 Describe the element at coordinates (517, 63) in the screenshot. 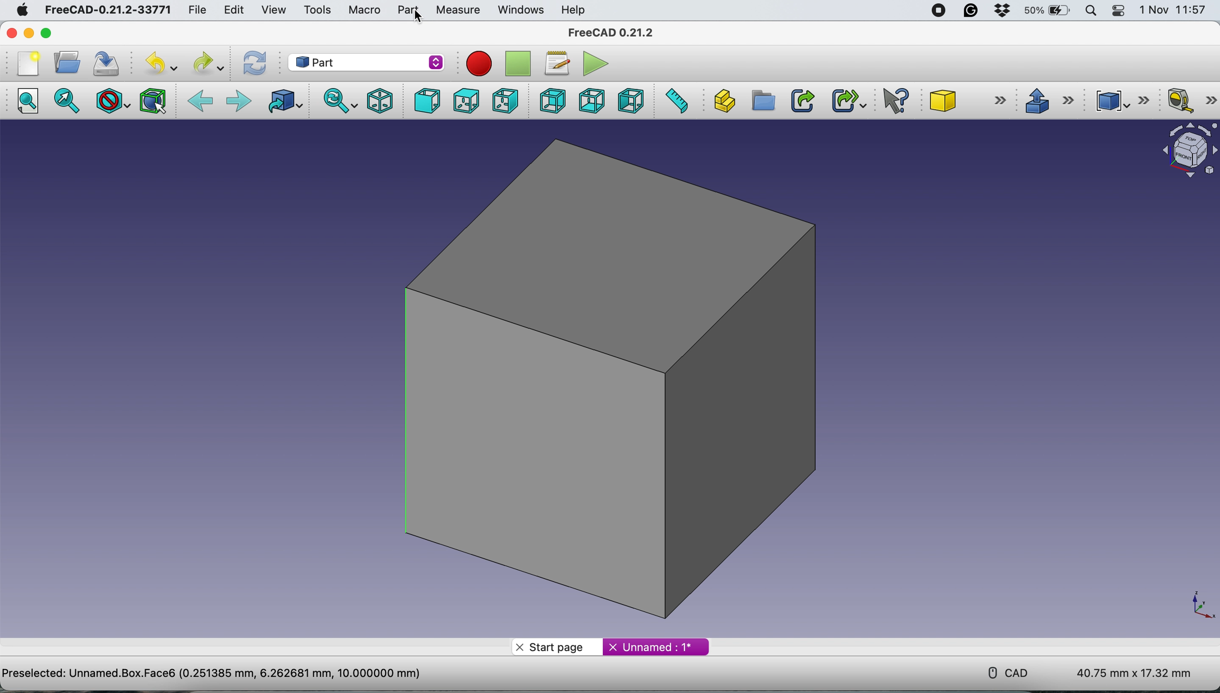

I see `stop recording macros` at that location.